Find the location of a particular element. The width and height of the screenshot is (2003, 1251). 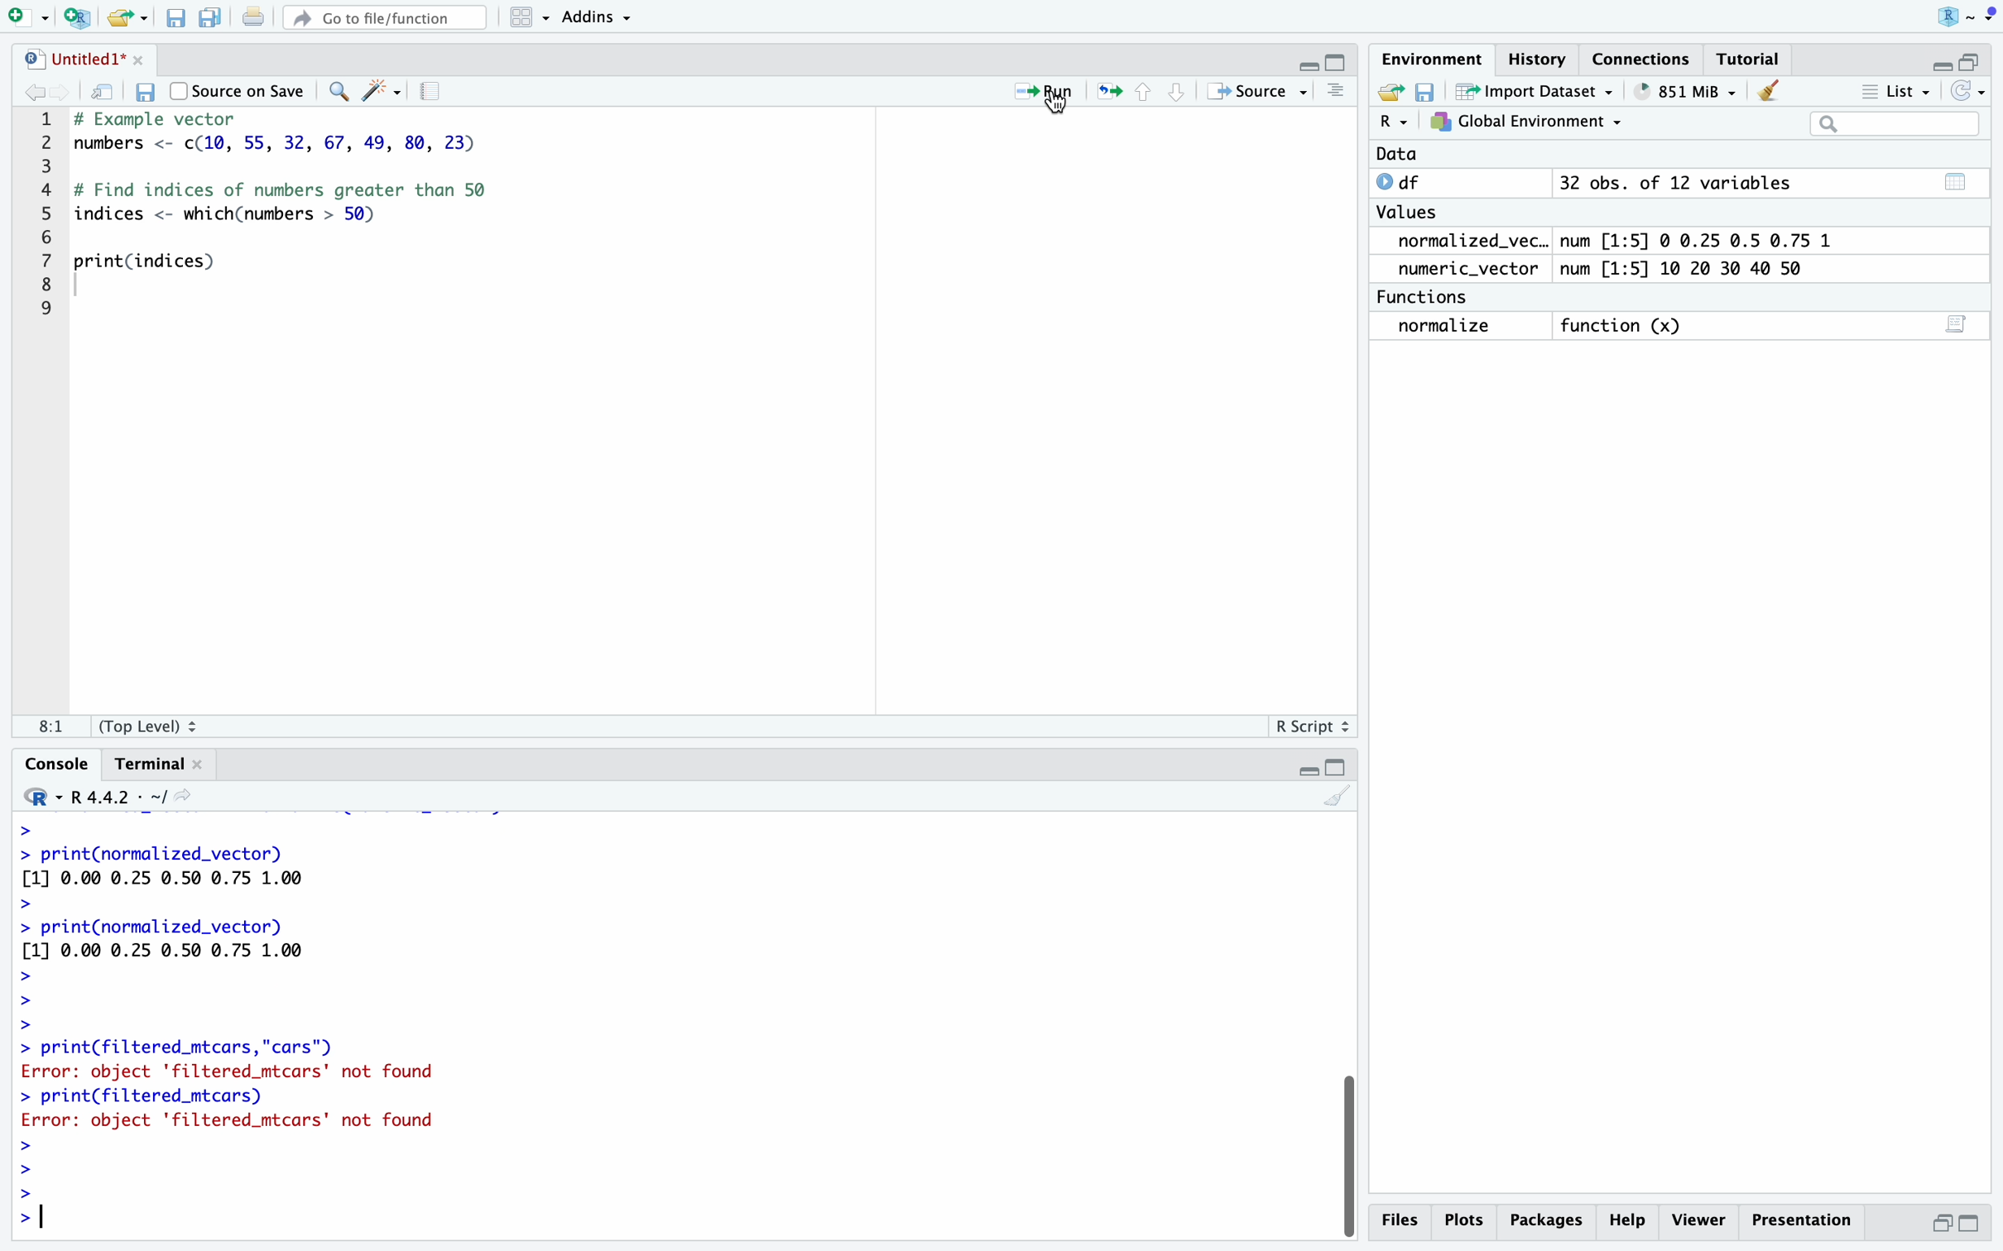

CURSOR is located at coordinates (1058, 107).